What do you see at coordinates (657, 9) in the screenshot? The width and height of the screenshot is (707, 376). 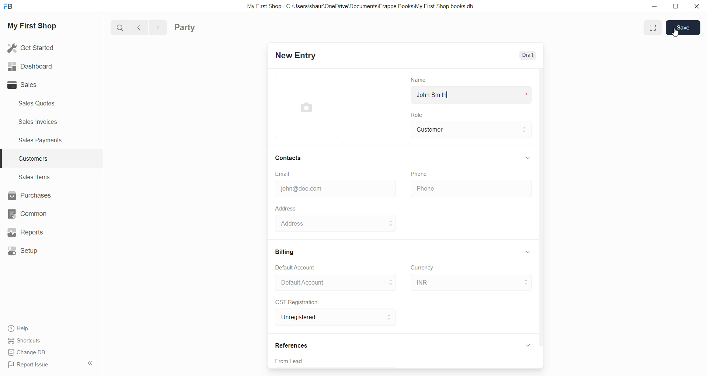 I see `minimize` at bounding box center [657, 9].